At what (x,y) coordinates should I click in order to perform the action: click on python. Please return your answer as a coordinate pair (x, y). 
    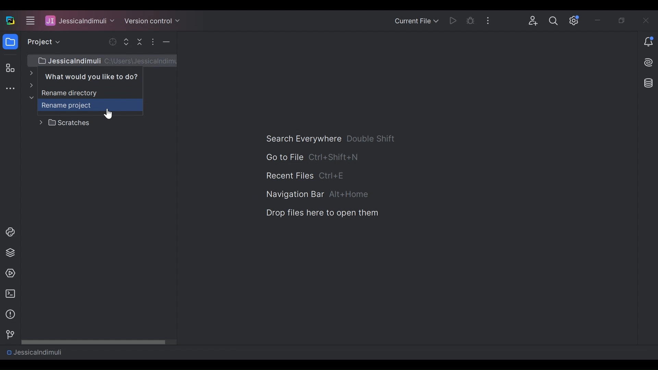
    Looking at the image, I should click on (10, 232).